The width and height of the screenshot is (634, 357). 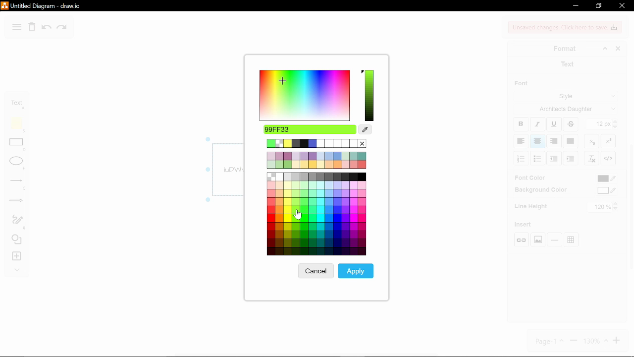 What do you see at coordinates (61, 28) in the screenshot?
I see `redo` at bounding box center [61, 28].